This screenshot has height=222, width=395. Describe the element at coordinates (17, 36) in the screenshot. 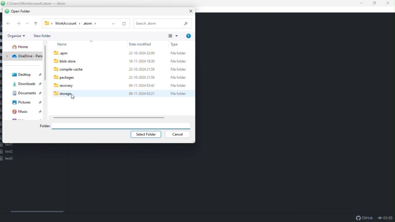

I see `Organise` at that location.